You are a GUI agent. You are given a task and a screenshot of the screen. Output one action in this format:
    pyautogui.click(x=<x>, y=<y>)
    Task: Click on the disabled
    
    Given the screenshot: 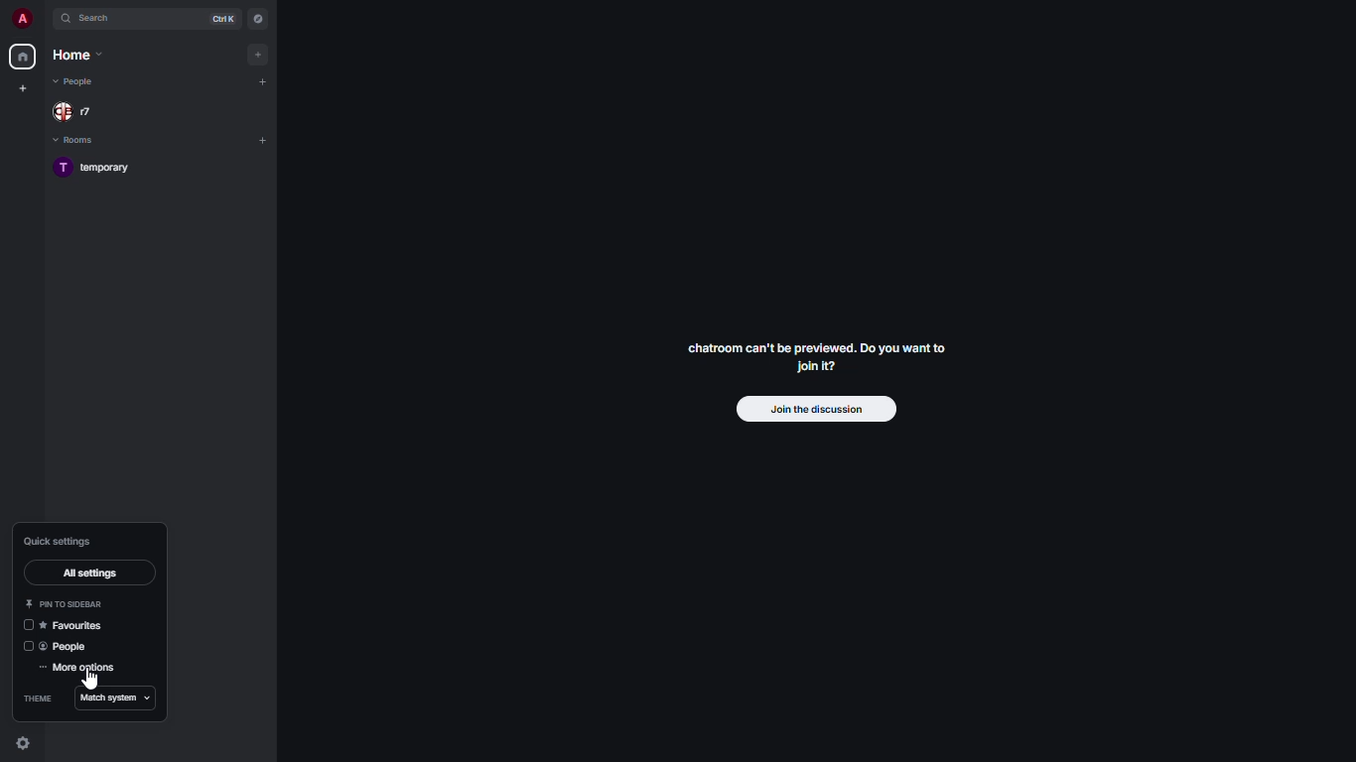 What is the action you would take?
    pyautogui.click(x=23, y=646)
    